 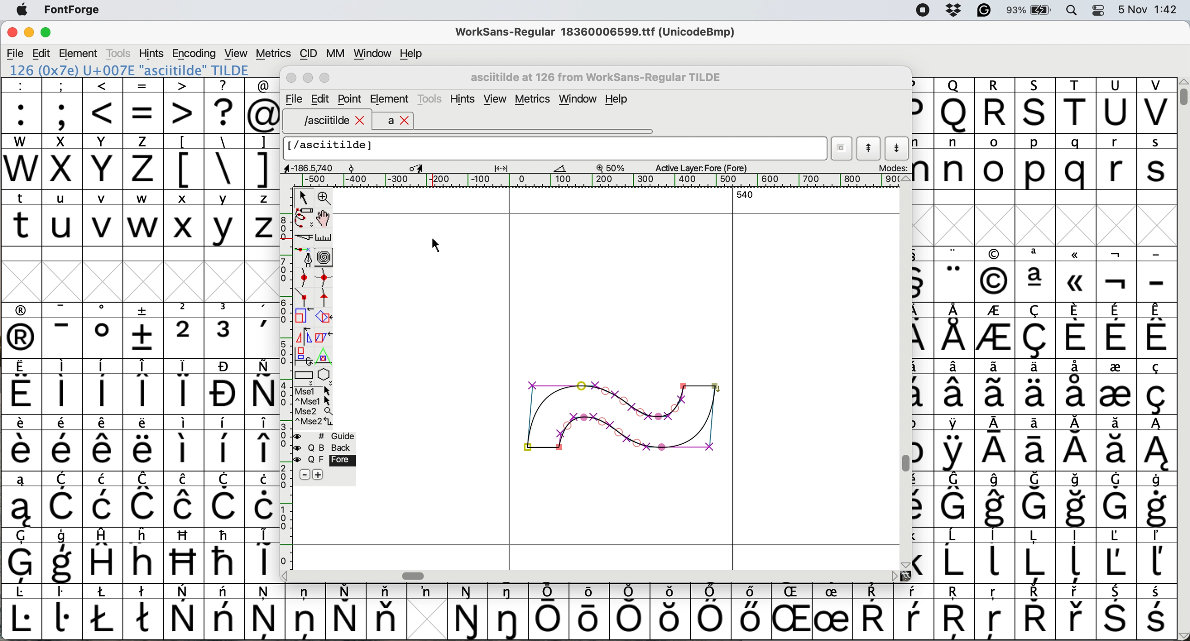 What do you see at coordinates (984, 12) in the screenshot?
I see `grammarly` at bounding box center [984, 12].